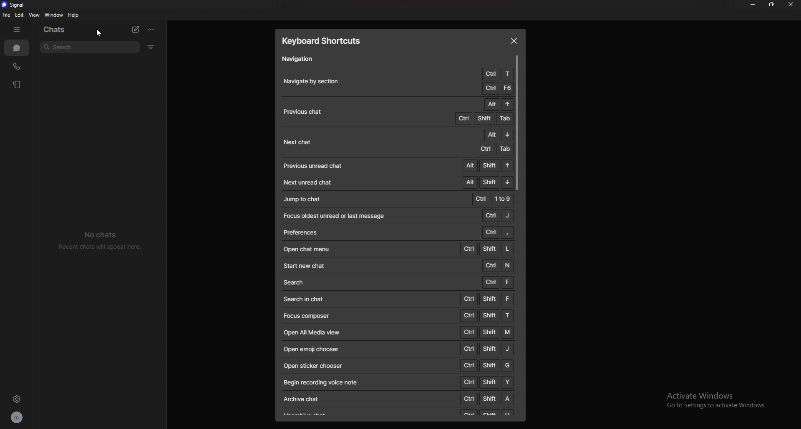 This screenshot has width=801, height=429. I want to click on focus composer, so click(307, 316).